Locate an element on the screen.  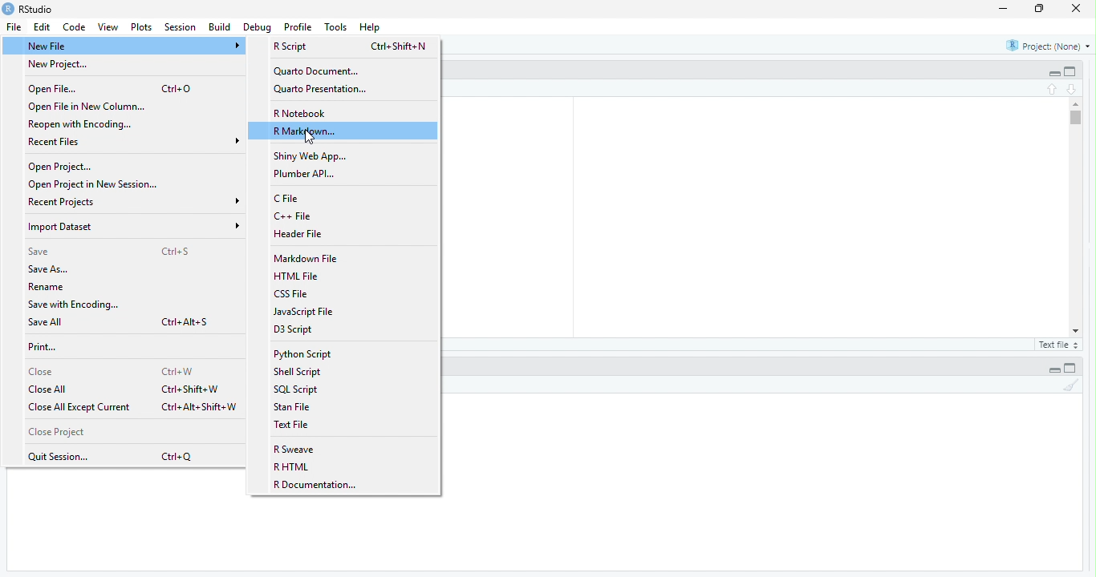
‘Quarto Document... is located at coordinates (316, 72).